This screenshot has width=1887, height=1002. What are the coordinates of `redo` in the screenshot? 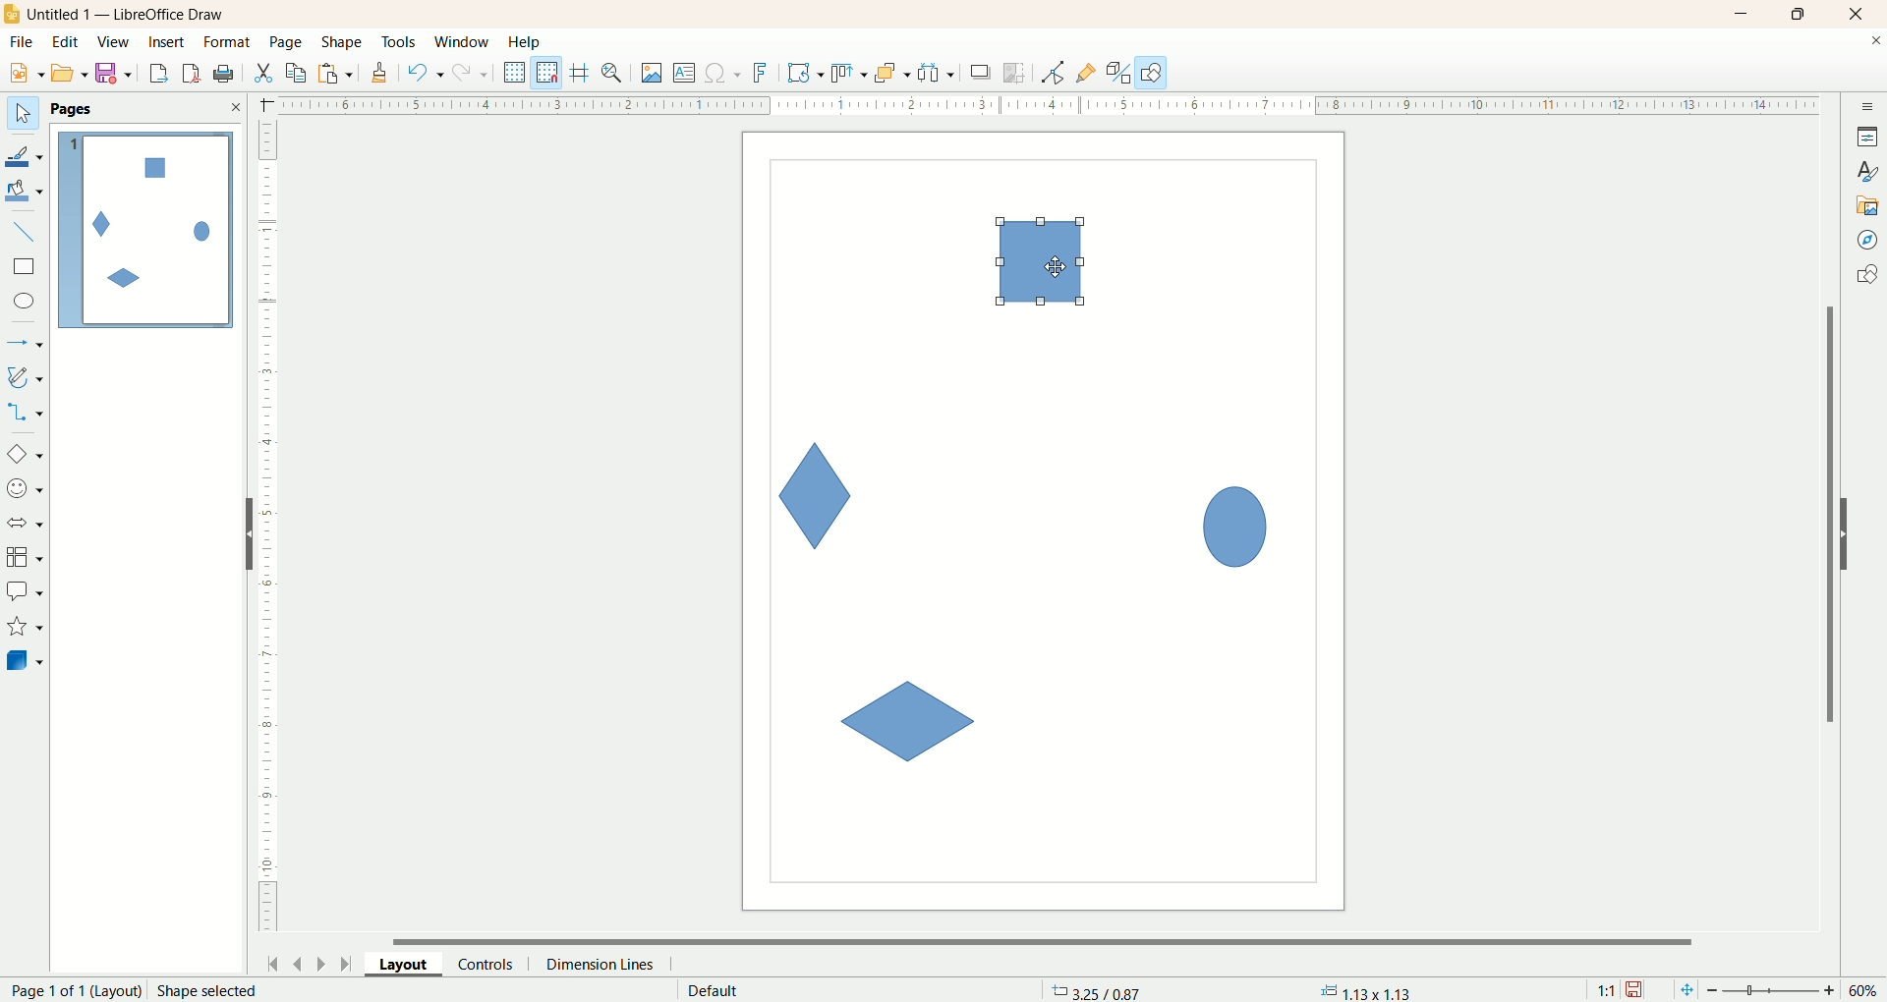 It's located at (475, 72).